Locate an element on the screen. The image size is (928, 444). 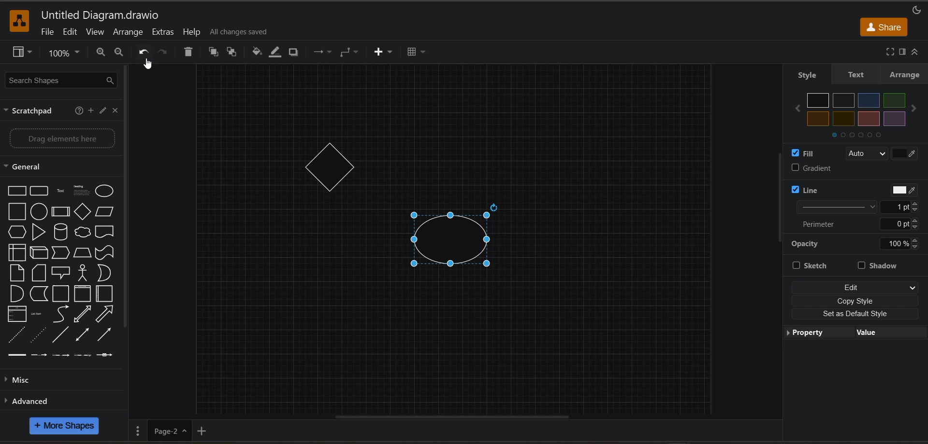
Cube is located at coordinates (40, 252).